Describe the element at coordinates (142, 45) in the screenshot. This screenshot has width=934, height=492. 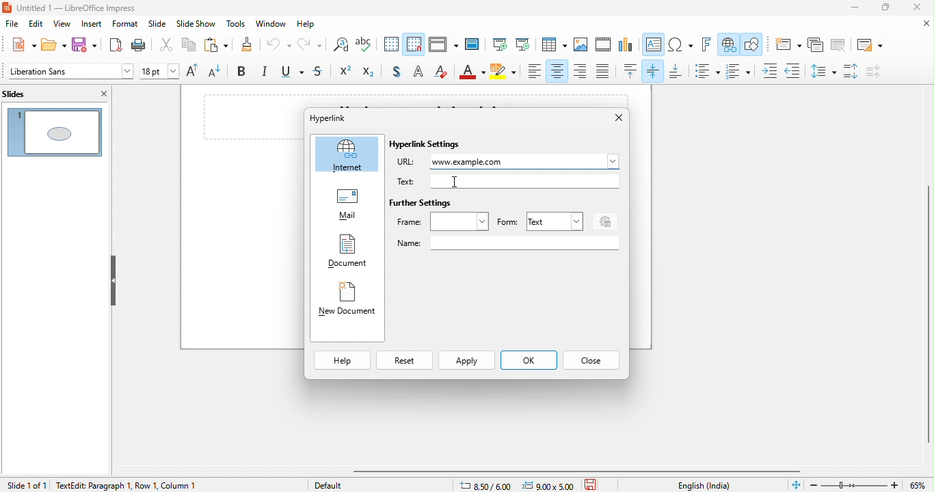
I see `print` at that location.